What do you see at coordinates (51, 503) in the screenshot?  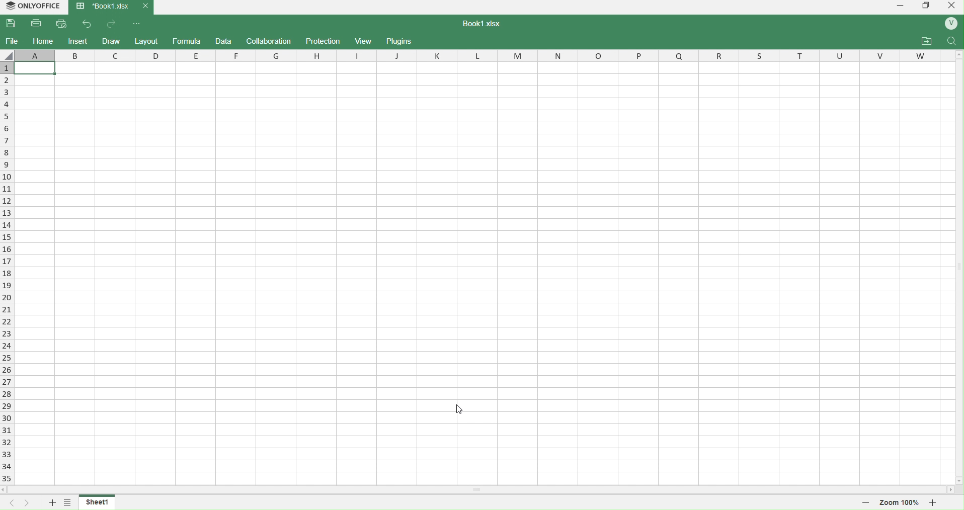 I see `add sheet` at bounding box center [51, 503].